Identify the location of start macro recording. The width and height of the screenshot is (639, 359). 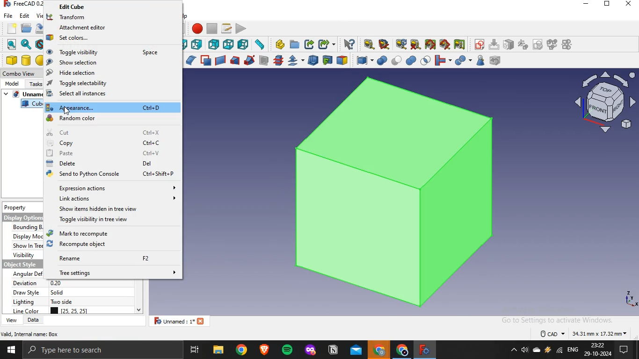
(197, 28).